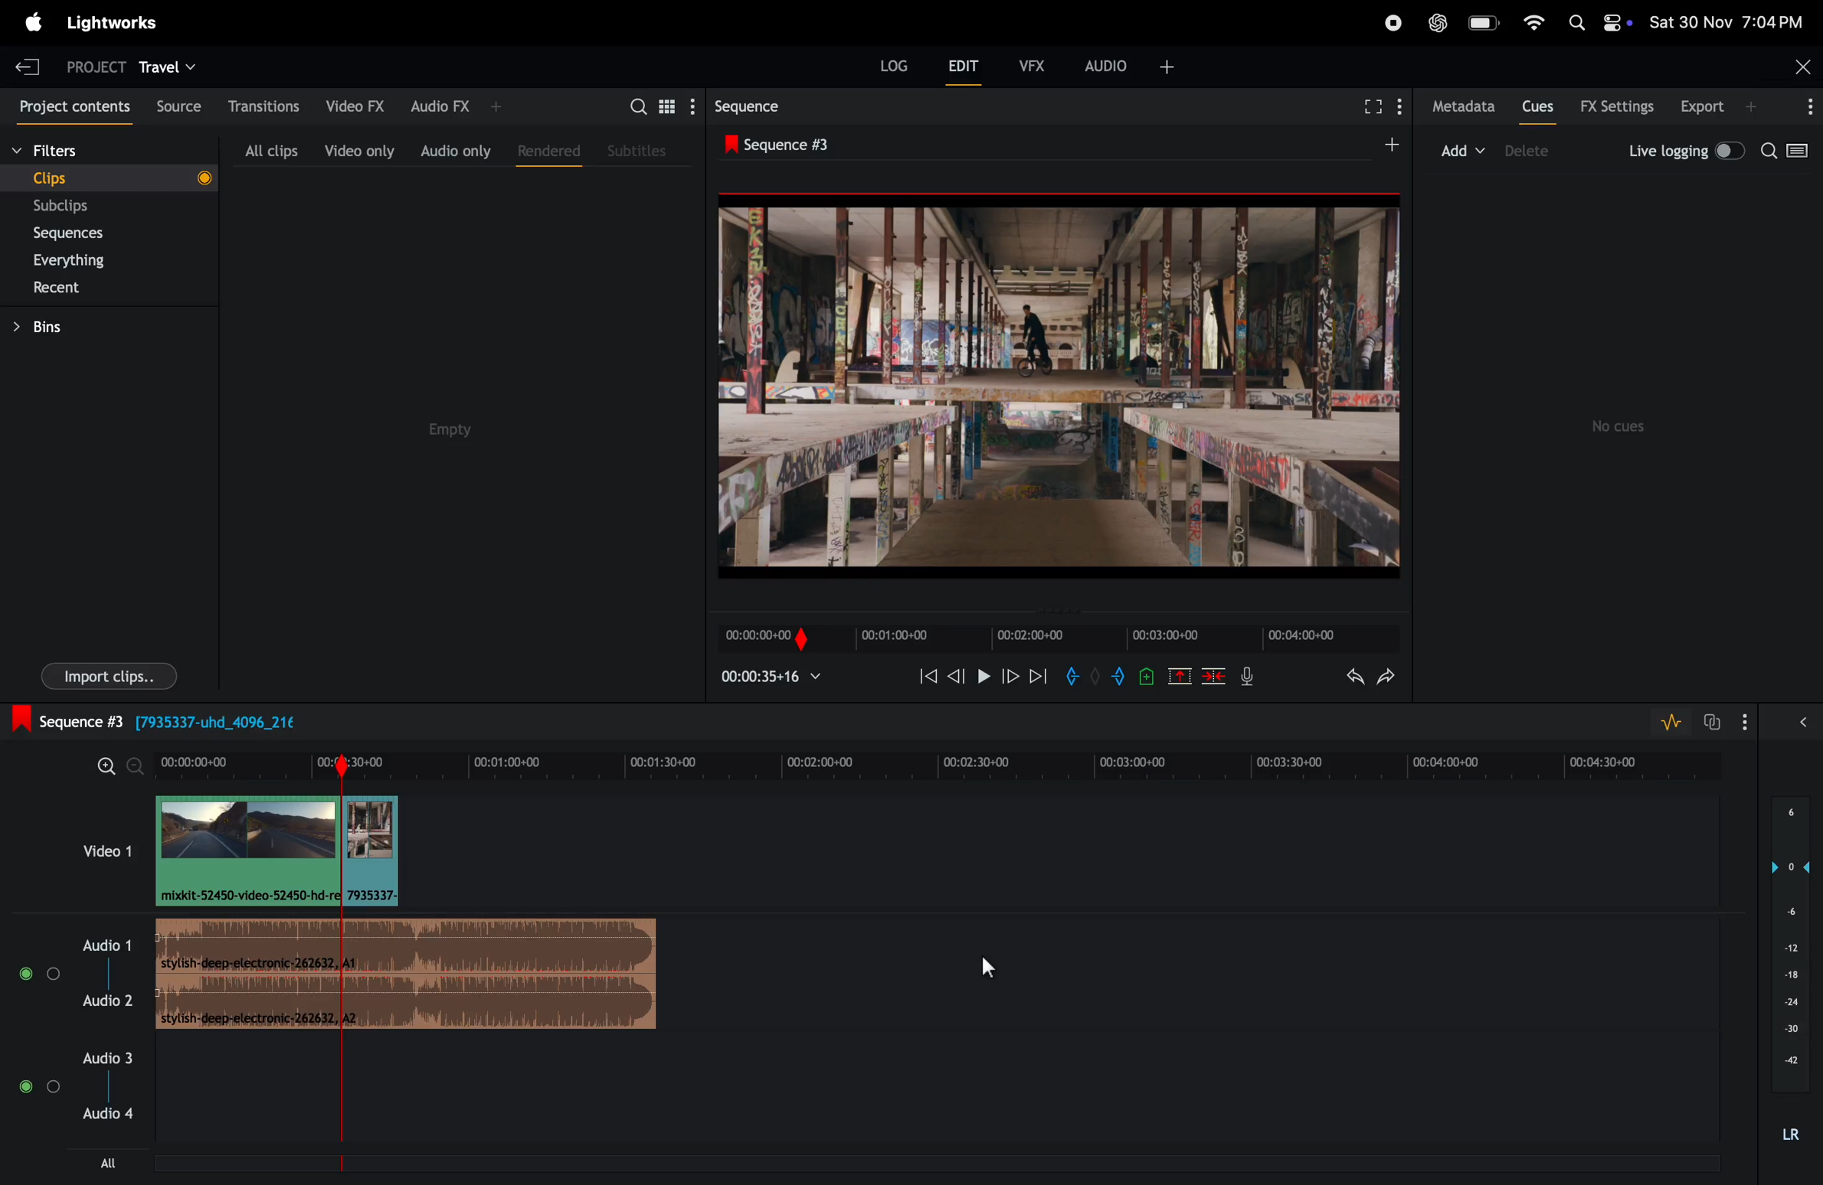 The height and width of the screenshot is (1185, 1823). I want to click on -18 (layers), so click(1787, 976).